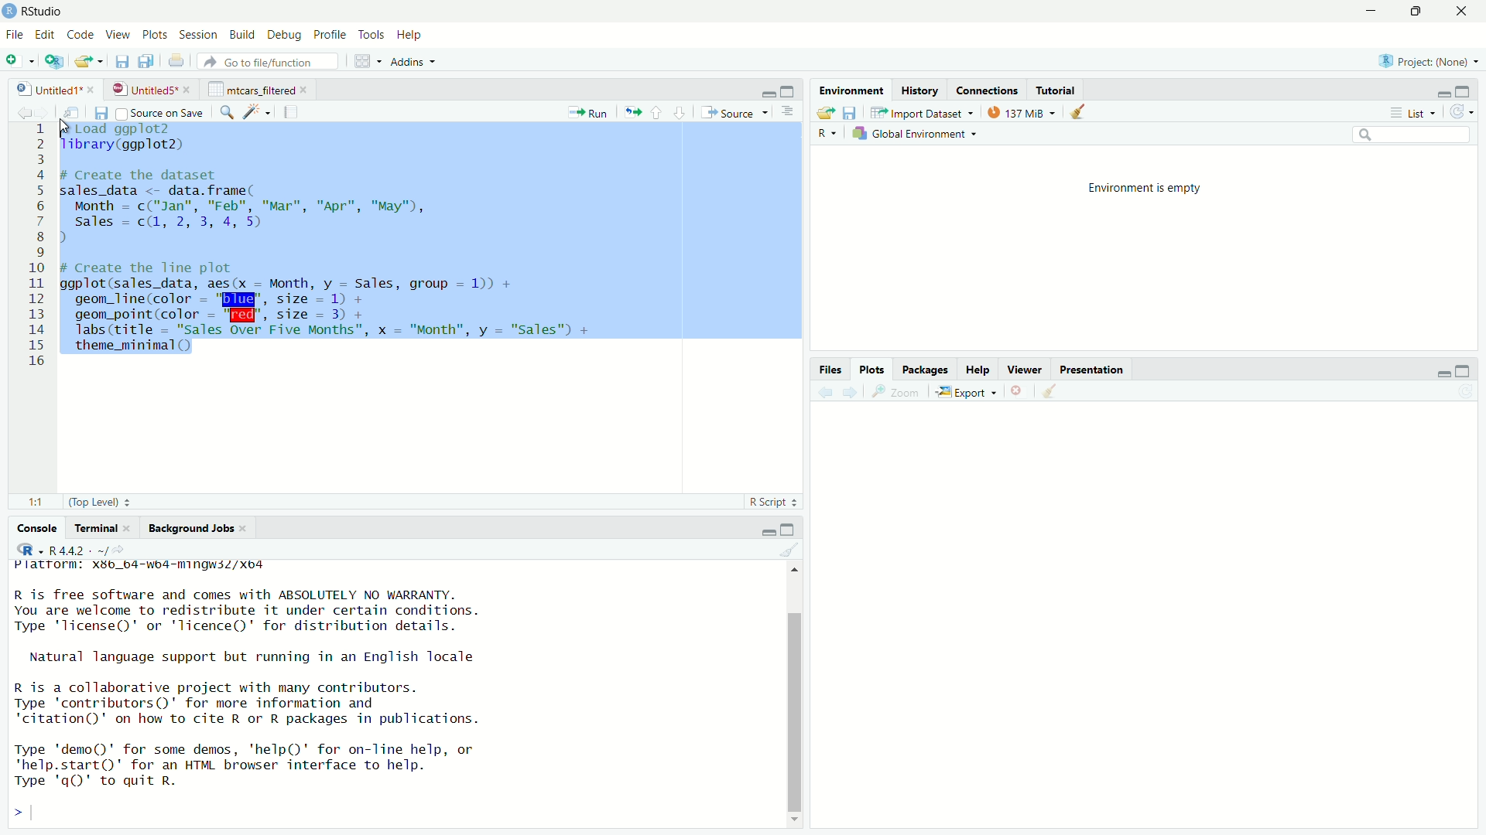  Describe the element at coordinates (1145, 189) in the screenshot. I see `environment is empty` at that location.